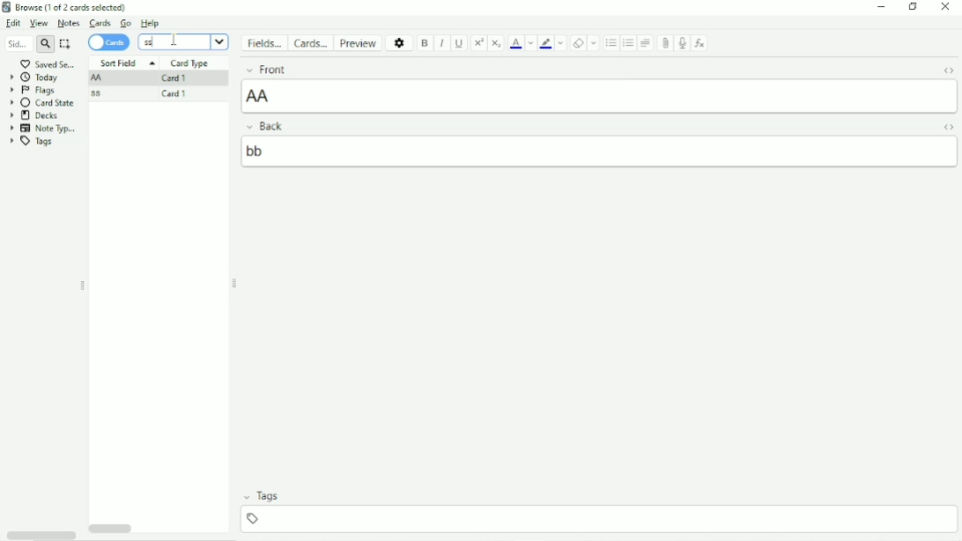  What do you see at coordinates (360, 43) in the screenshot?
I see `Preview` at bounding box center [360, 43].